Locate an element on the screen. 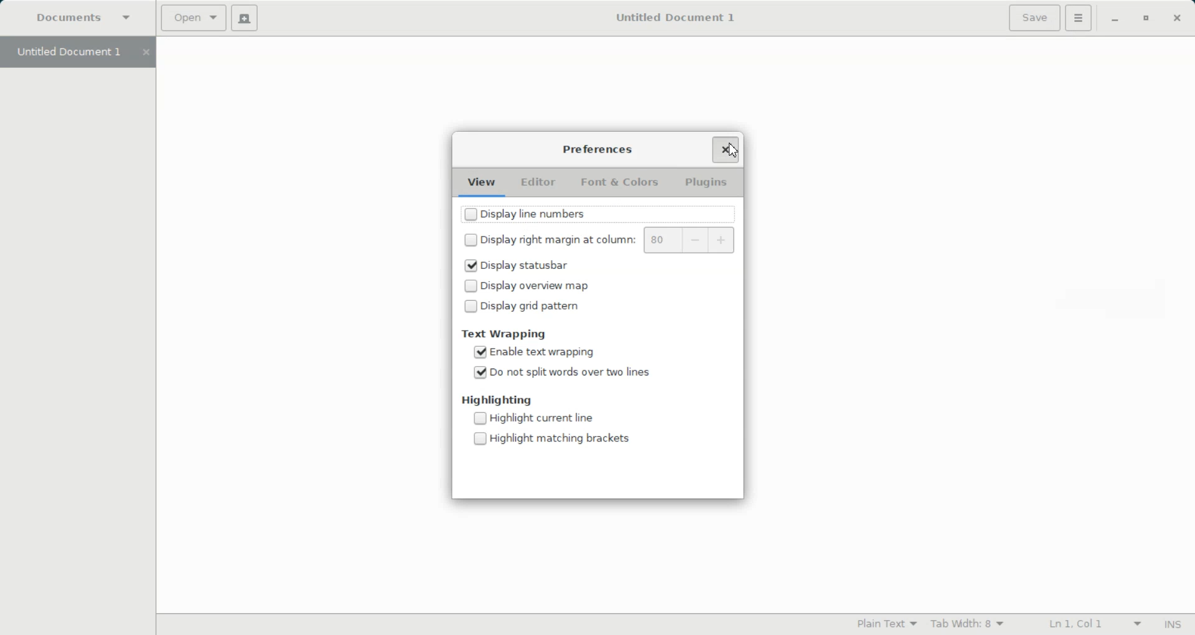 This screenshot has width=1195, height=635. Close is located at coordinates (1176, 19).